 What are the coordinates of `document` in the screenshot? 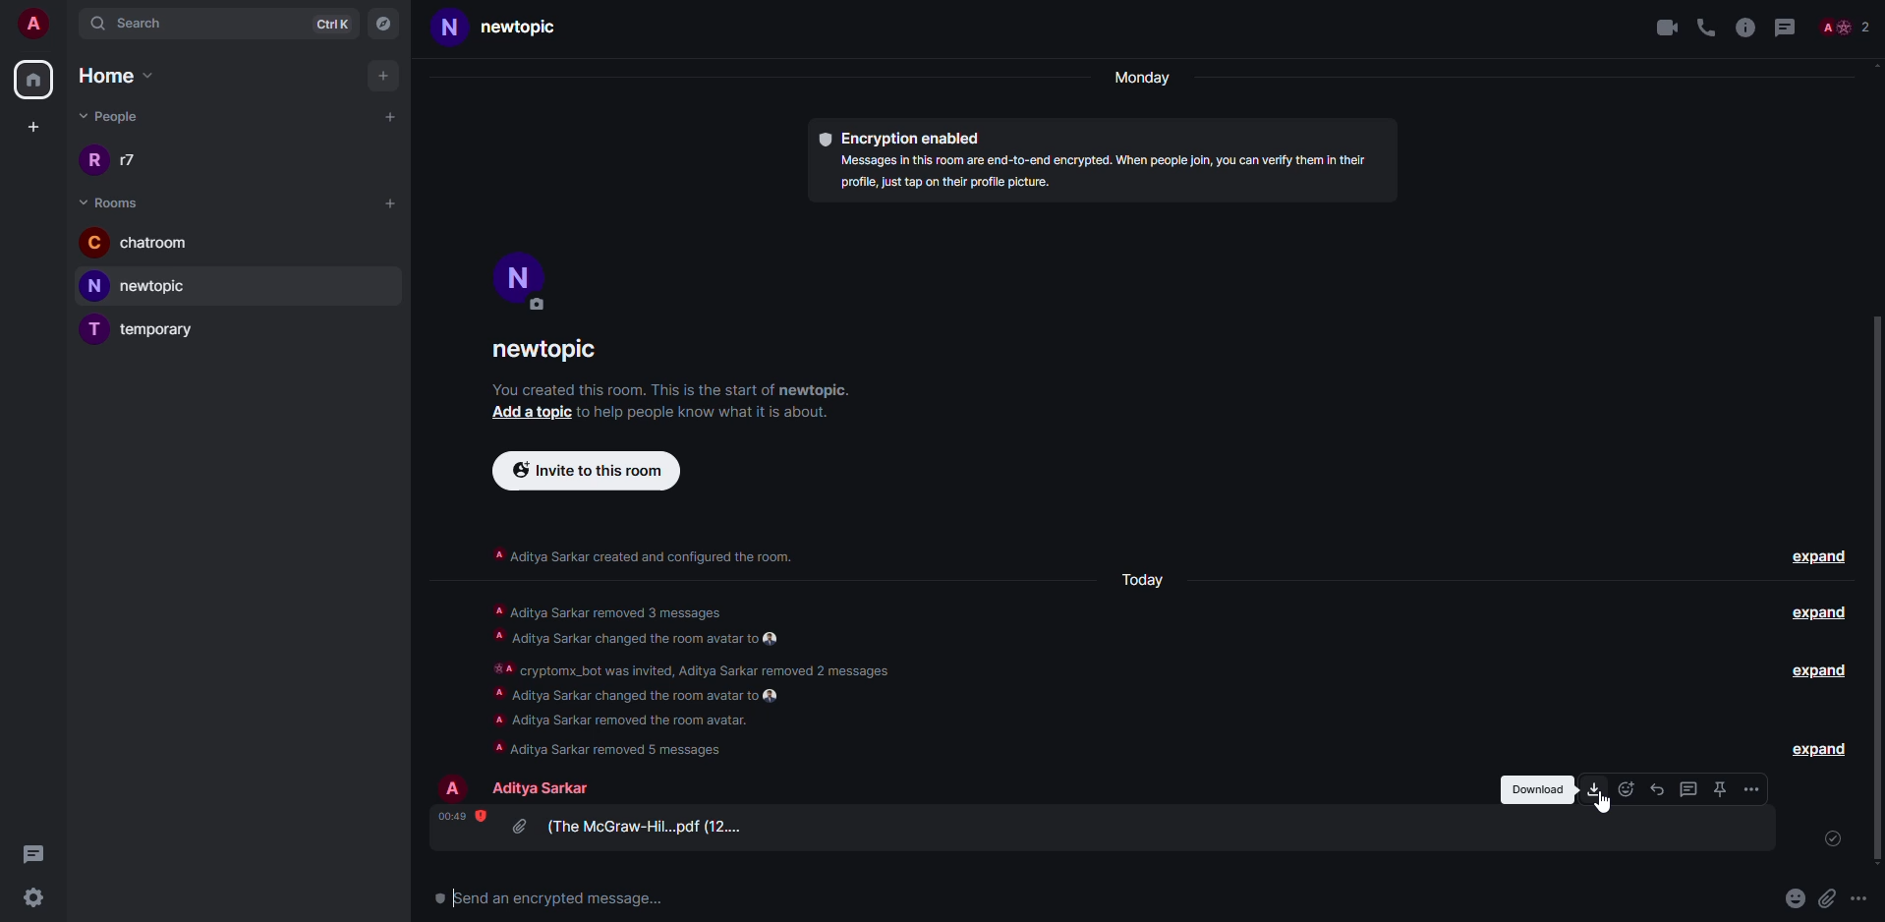 It's located at (639, 828).